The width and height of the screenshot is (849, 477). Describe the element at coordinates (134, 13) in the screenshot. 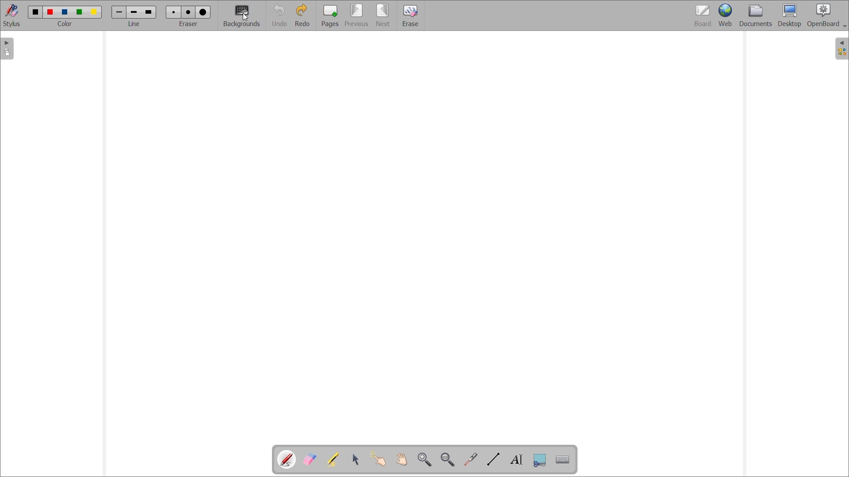

I see `Line thickness options to draw line` at that location.